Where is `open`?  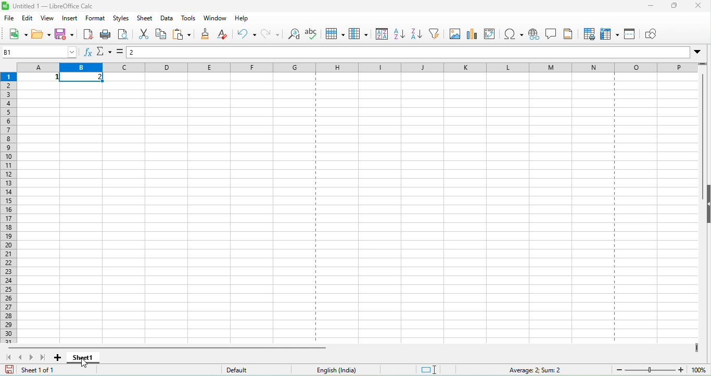 open is located at coordinates (41, 34).